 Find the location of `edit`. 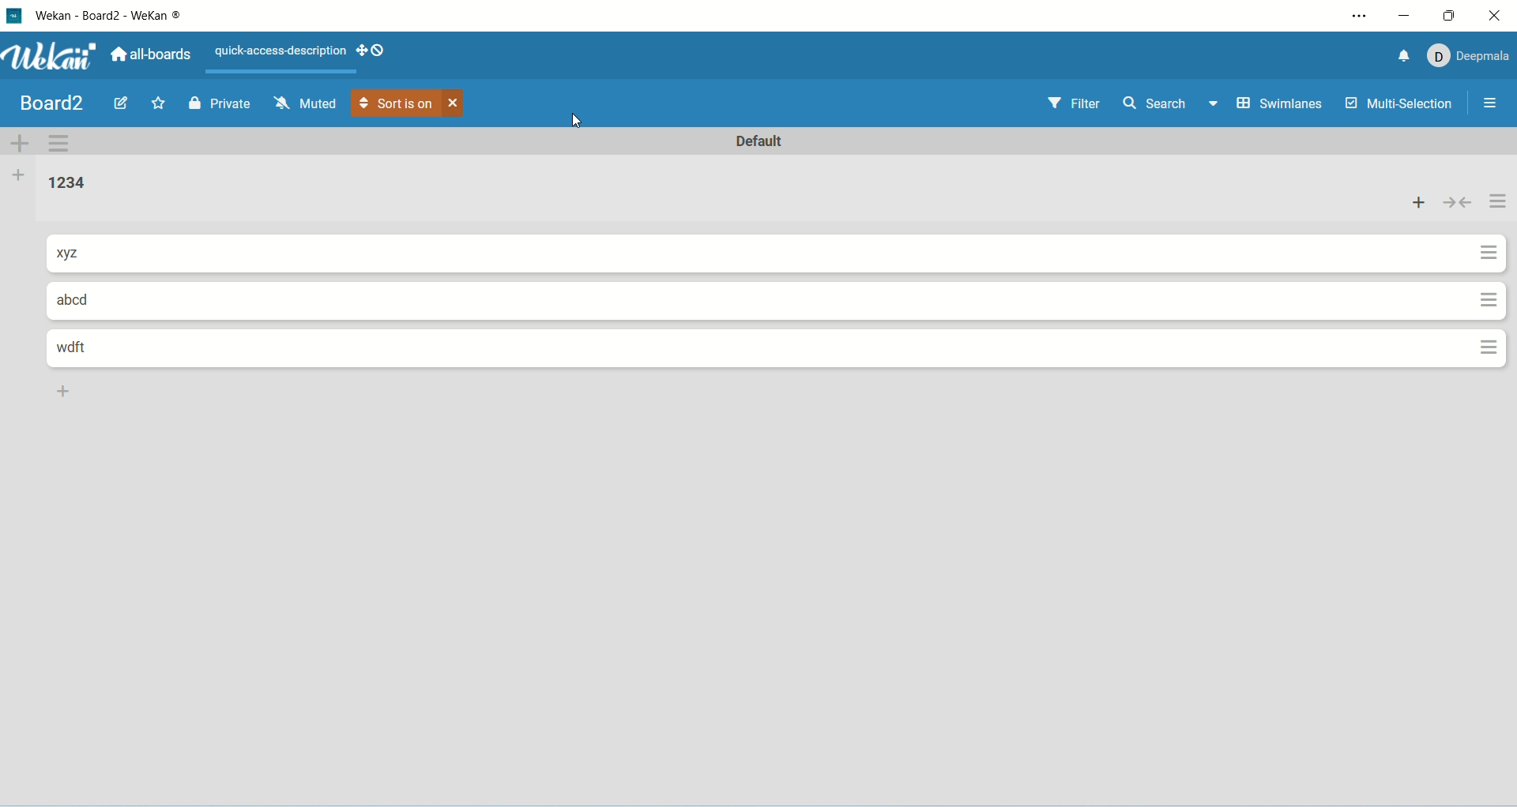

edit is located at coordinates (121, 101).